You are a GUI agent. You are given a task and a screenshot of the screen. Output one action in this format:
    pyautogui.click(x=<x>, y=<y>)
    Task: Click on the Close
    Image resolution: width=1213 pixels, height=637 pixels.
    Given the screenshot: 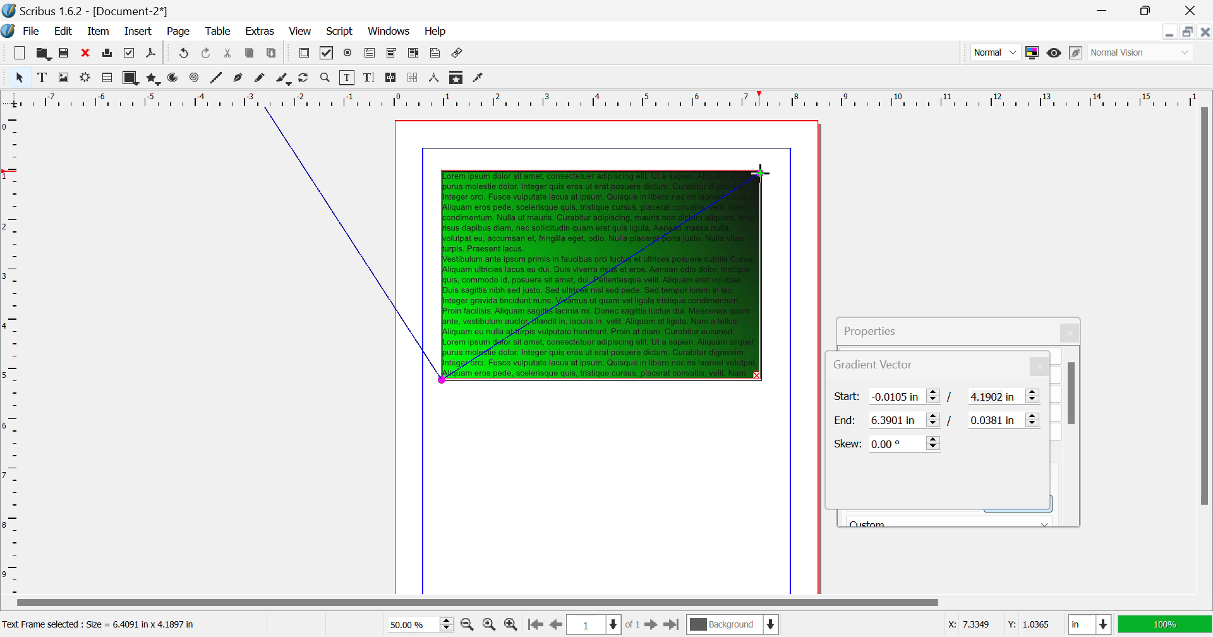 What is the action you would take?
    pyautogui.click(x=1041, y=367)
    